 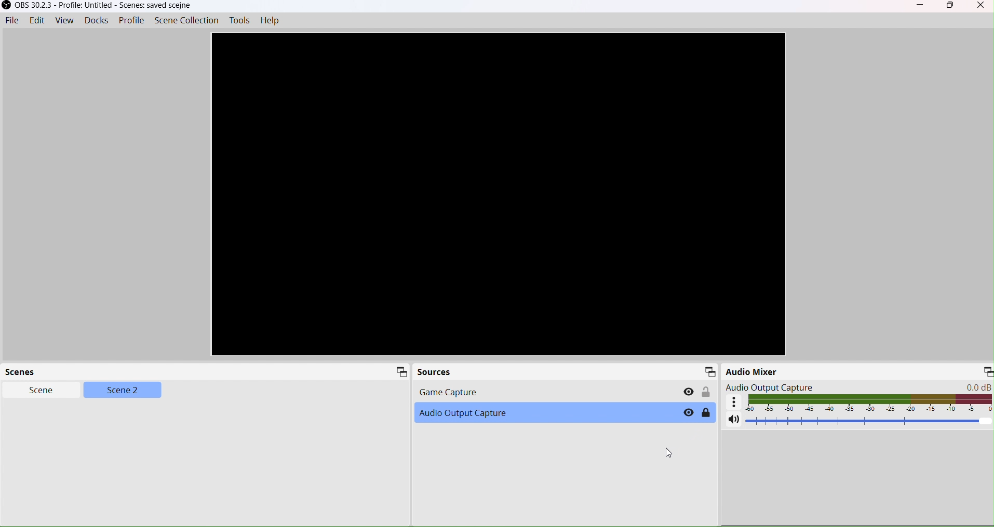 I want to click on Sources, so click(x=565, y=371).